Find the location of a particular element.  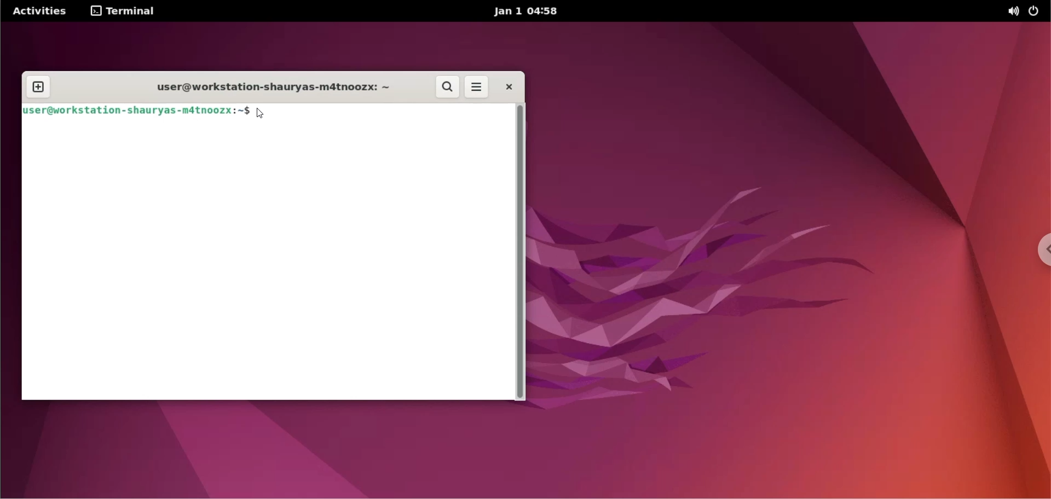

Activities is located at coordinates (42, 11).